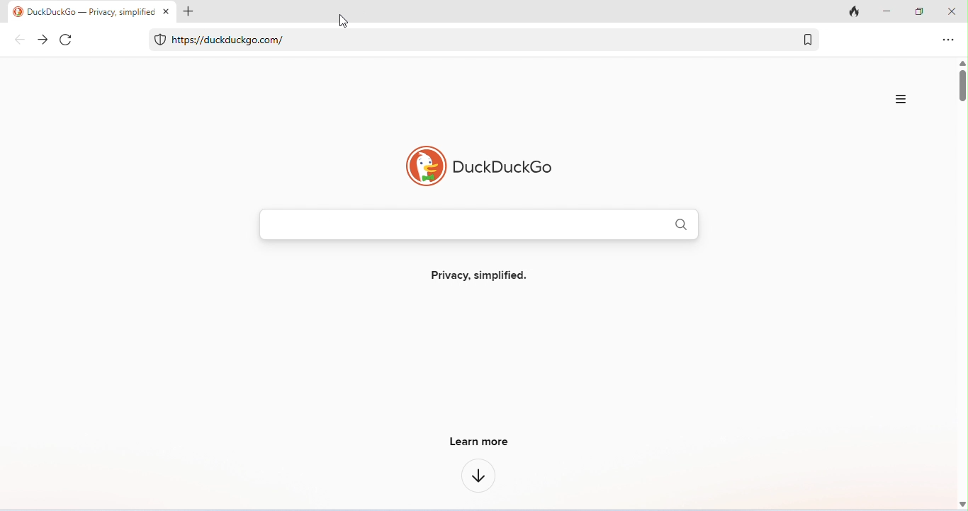 Image resolution: width=968 pixels, height=511 pixels. What do you see at coordinates (69, 40) in the screenshot?
I see `color change in refresh` at bounding box center [69, 40].